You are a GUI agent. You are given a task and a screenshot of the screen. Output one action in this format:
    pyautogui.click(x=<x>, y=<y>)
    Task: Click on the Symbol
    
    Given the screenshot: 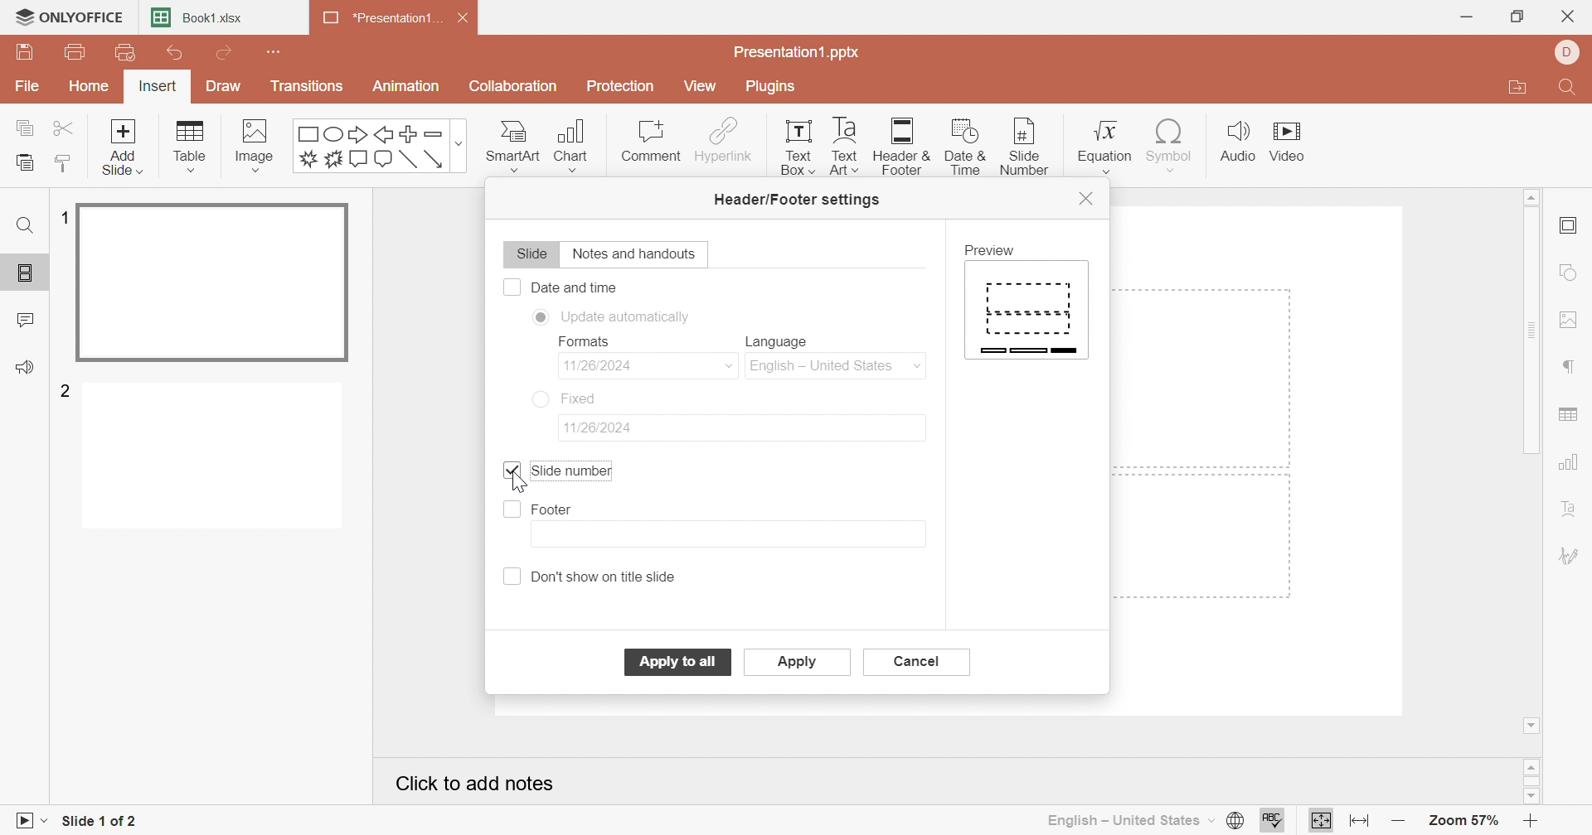 What is the action you would take?
    pyautogui.click(x=1166, y=144)
    